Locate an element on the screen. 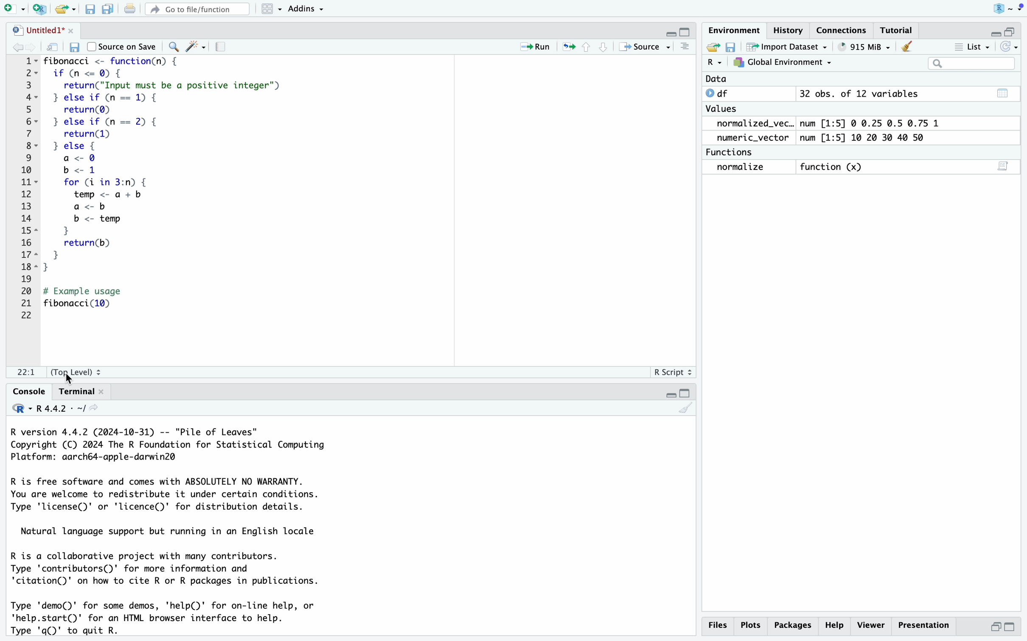 This screenshot has height=641, width=1027. num [1:5] 10 20 30 40 50 is located at coordinates (868, 137).